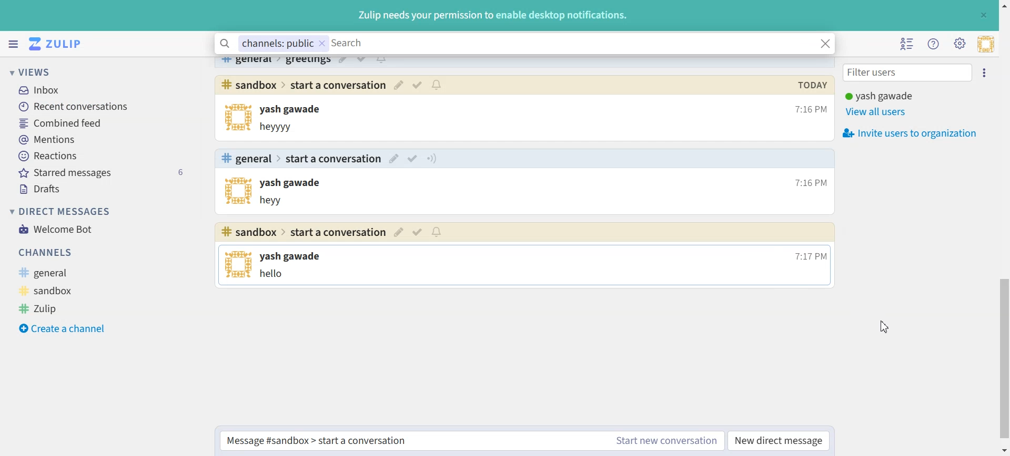  Describe the element at coordinates (282, 127) in the screenshot. I see `heyyyy` at that location.